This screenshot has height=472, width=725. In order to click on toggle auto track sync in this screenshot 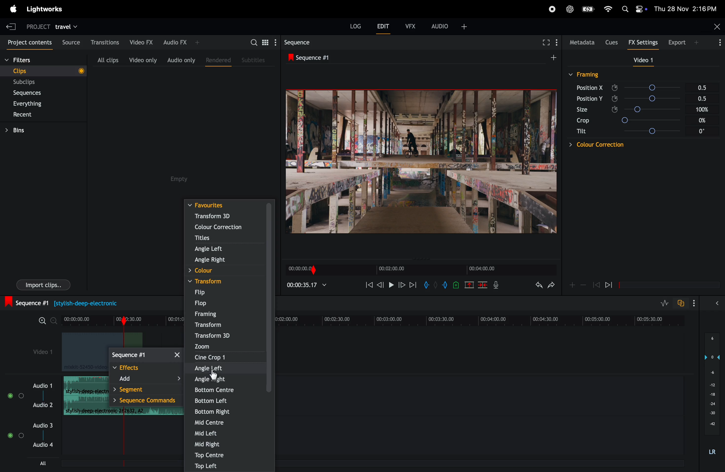, I will do `click(682, 302)`.